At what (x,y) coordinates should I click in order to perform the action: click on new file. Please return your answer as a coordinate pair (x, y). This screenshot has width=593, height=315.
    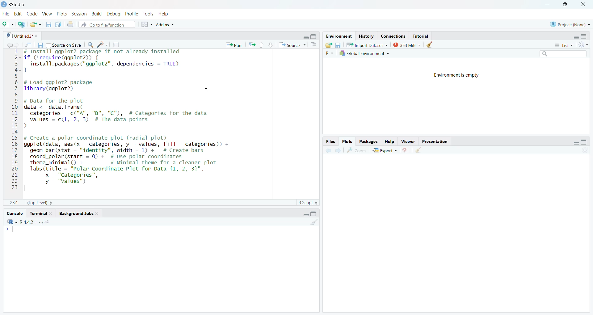
    Looking at the image, I should click on (7, 24).